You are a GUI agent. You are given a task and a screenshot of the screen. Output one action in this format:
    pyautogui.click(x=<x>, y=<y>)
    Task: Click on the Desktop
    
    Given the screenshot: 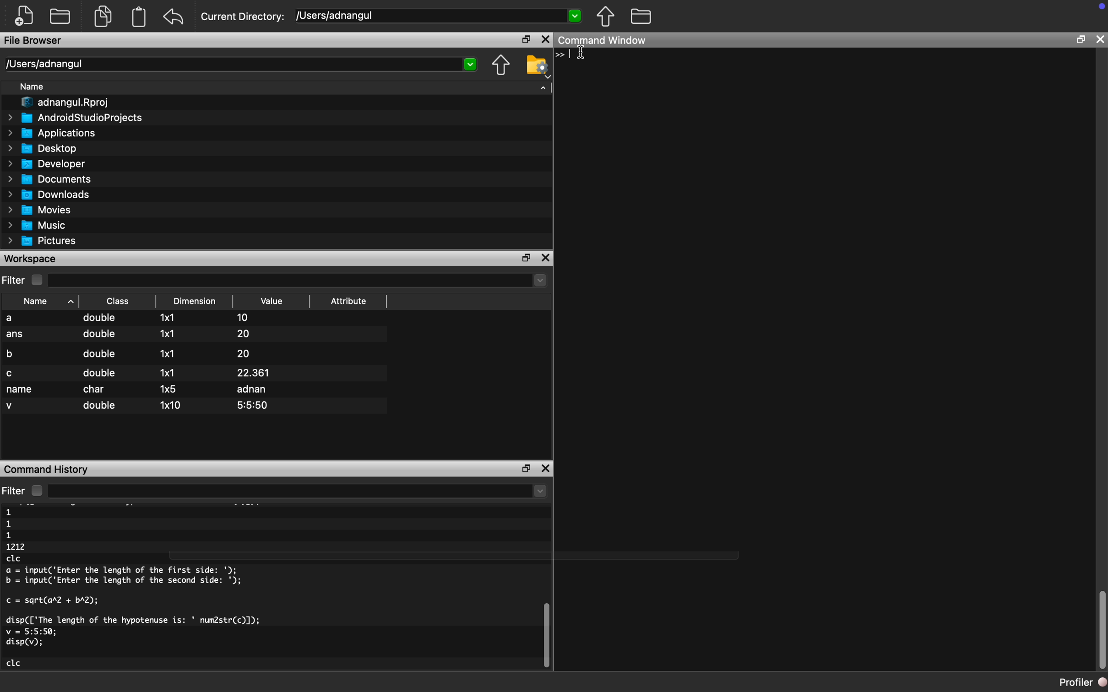 What is the action you would take?
    pyautogui.click(x=41, y=149)
    